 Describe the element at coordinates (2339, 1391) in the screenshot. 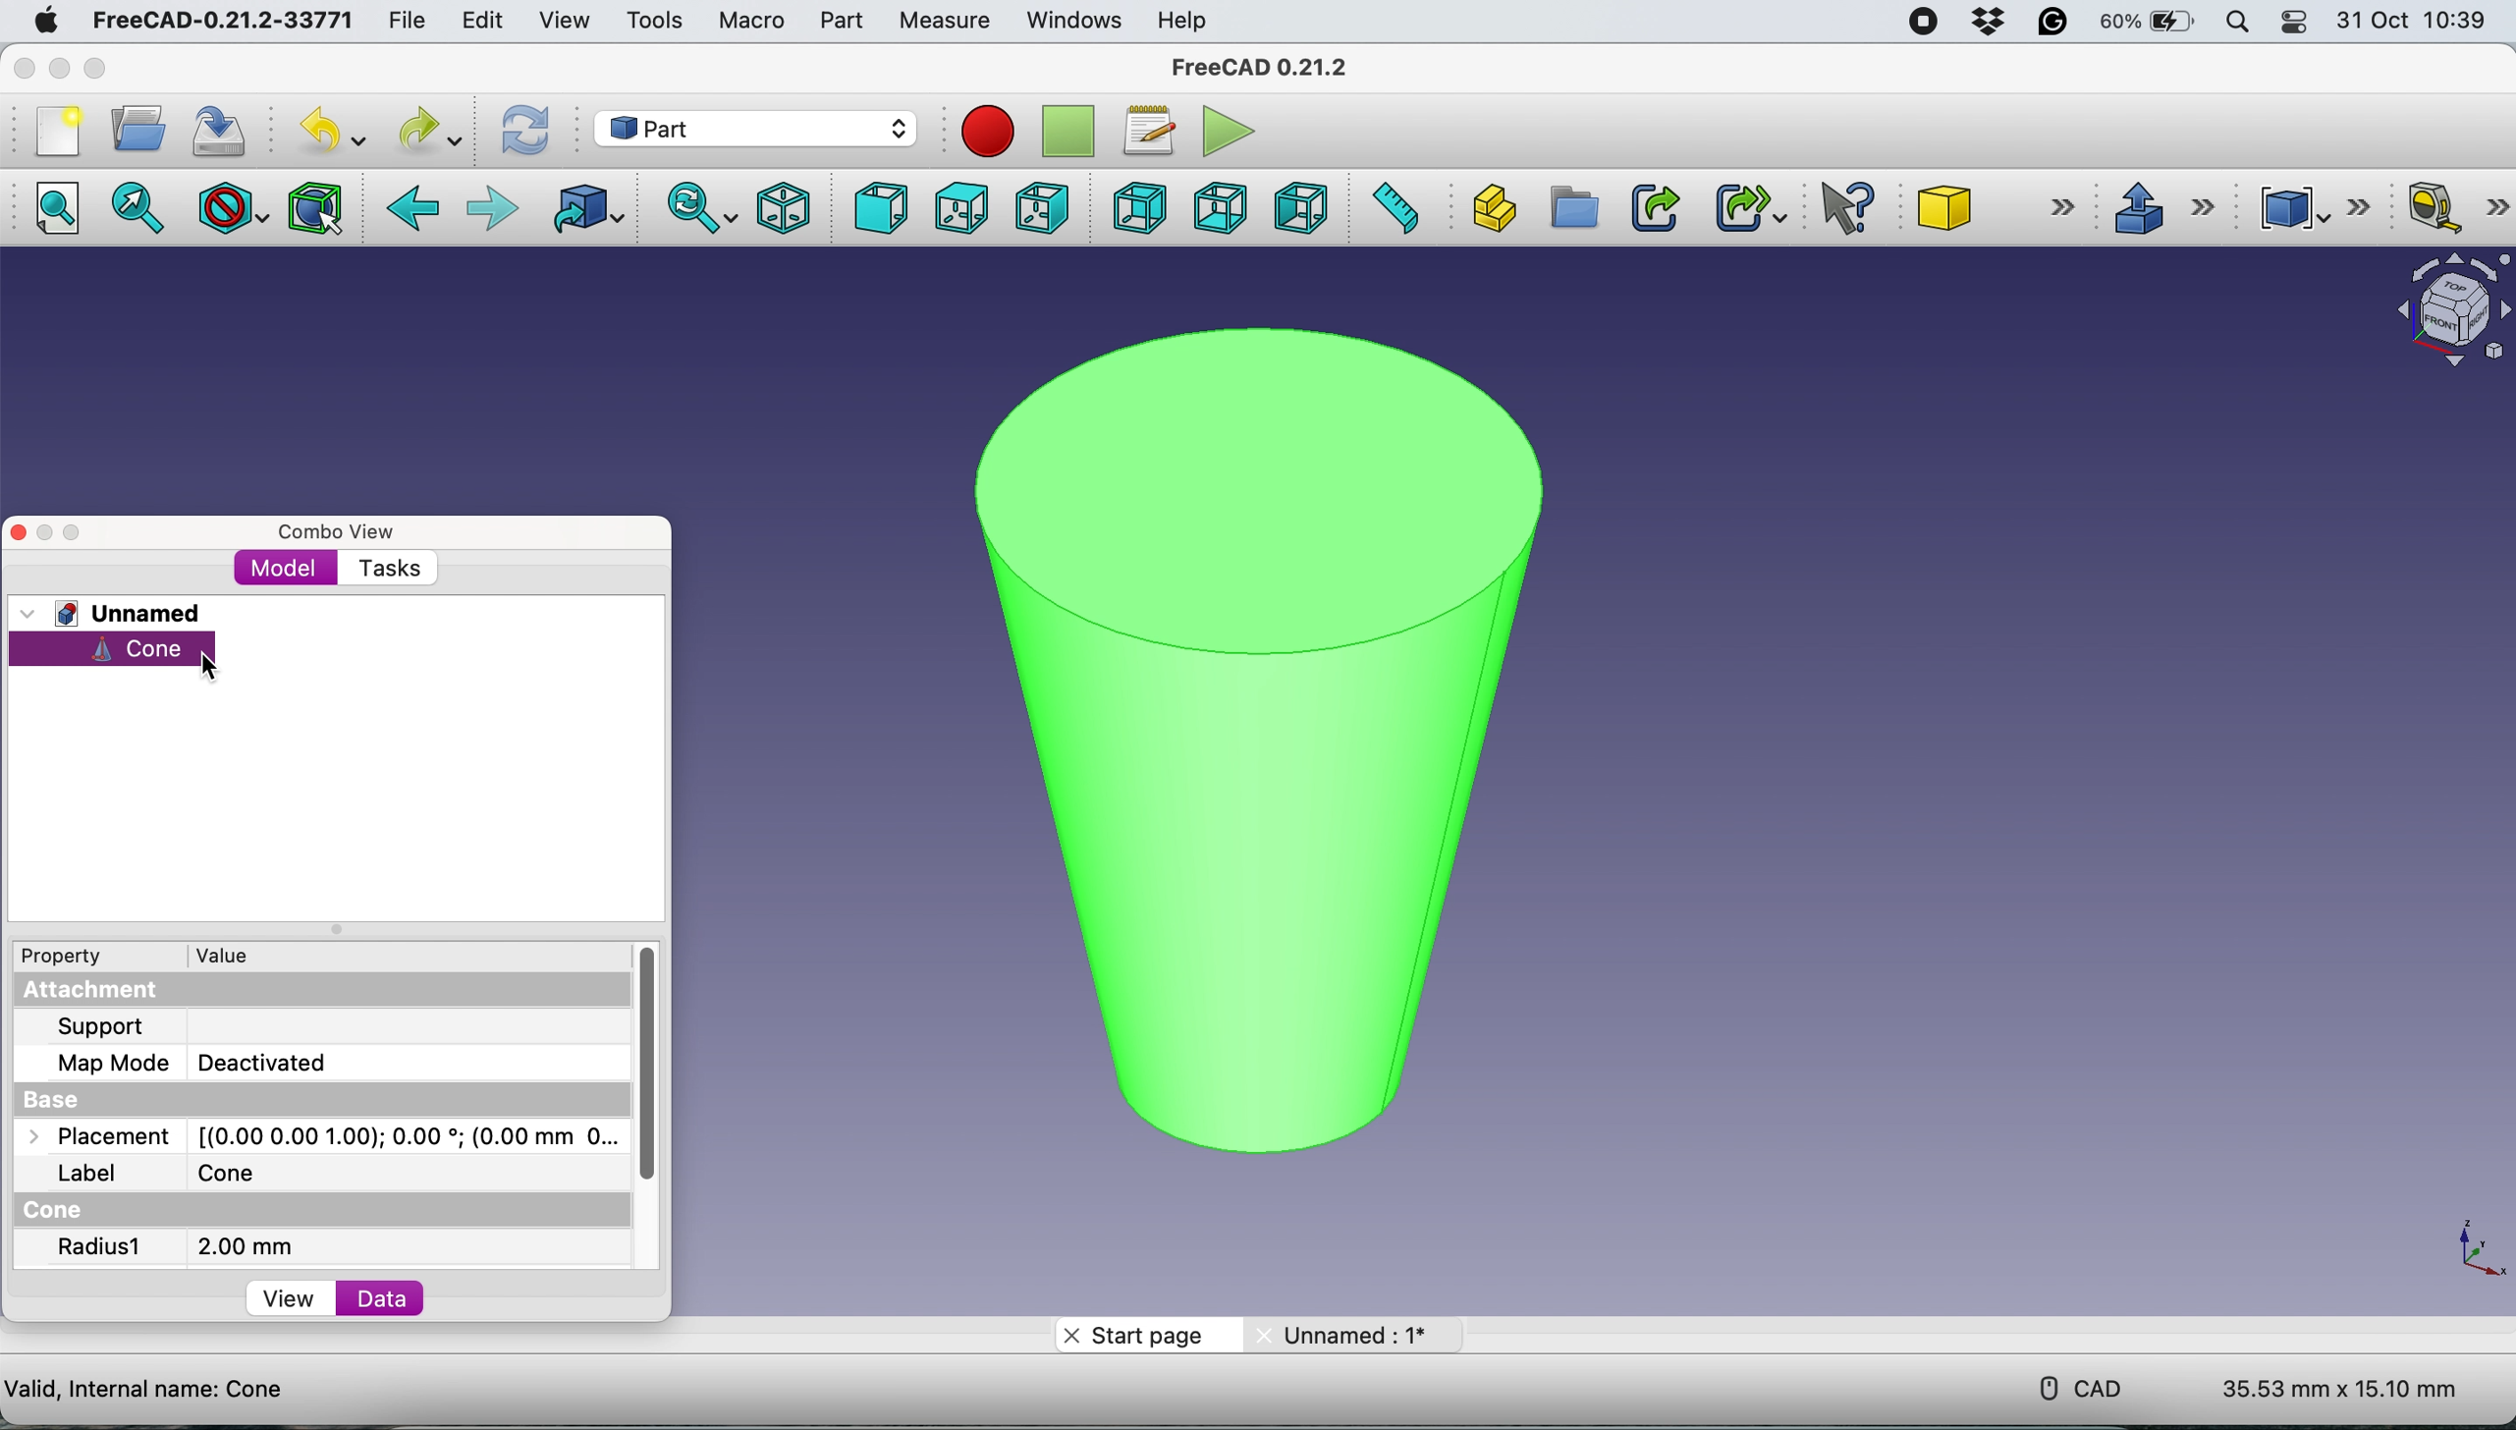

I see `35.53 mm x 15.10 mm` at that location.